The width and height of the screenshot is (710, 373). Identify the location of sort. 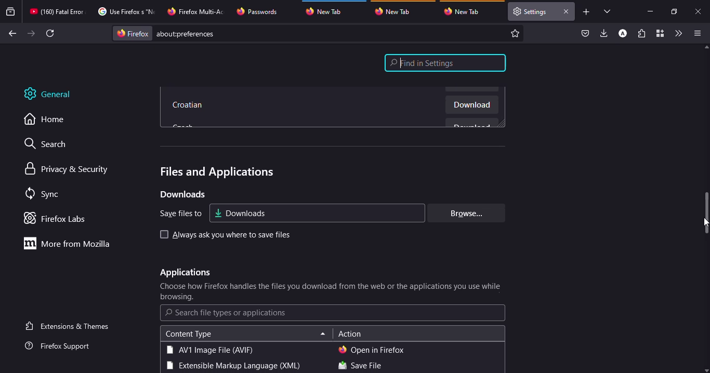
(323, 335).